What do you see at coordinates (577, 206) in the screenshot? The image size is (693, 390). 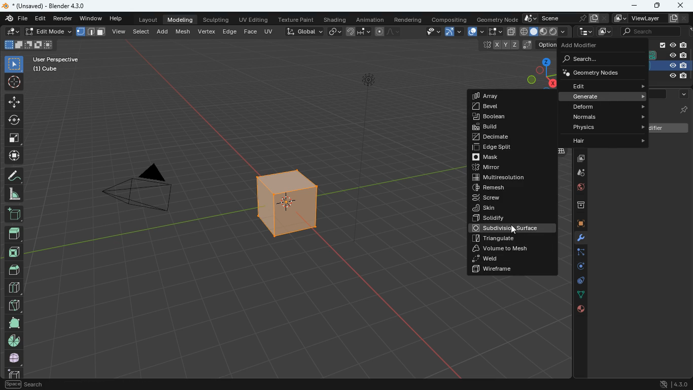 I see `archieve` at bounding box center [577, 206].